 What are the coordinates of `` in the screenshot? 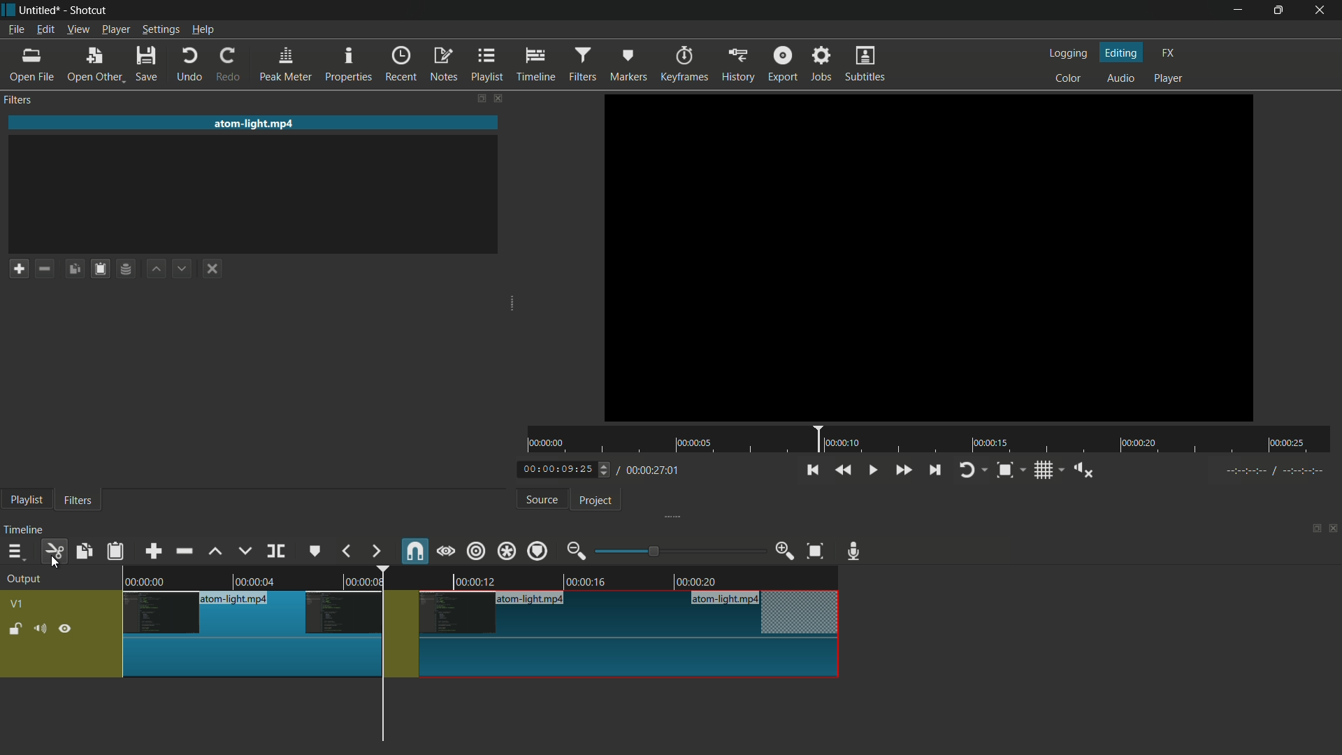 It's located at (478, 614).